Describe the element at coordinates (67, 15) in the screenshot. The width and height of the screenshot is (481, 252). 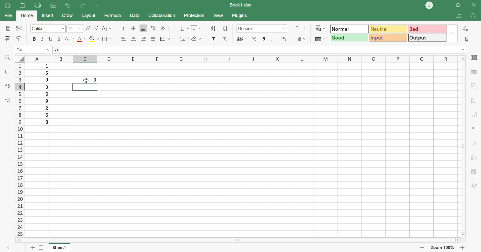
I see `Draw` at that location.